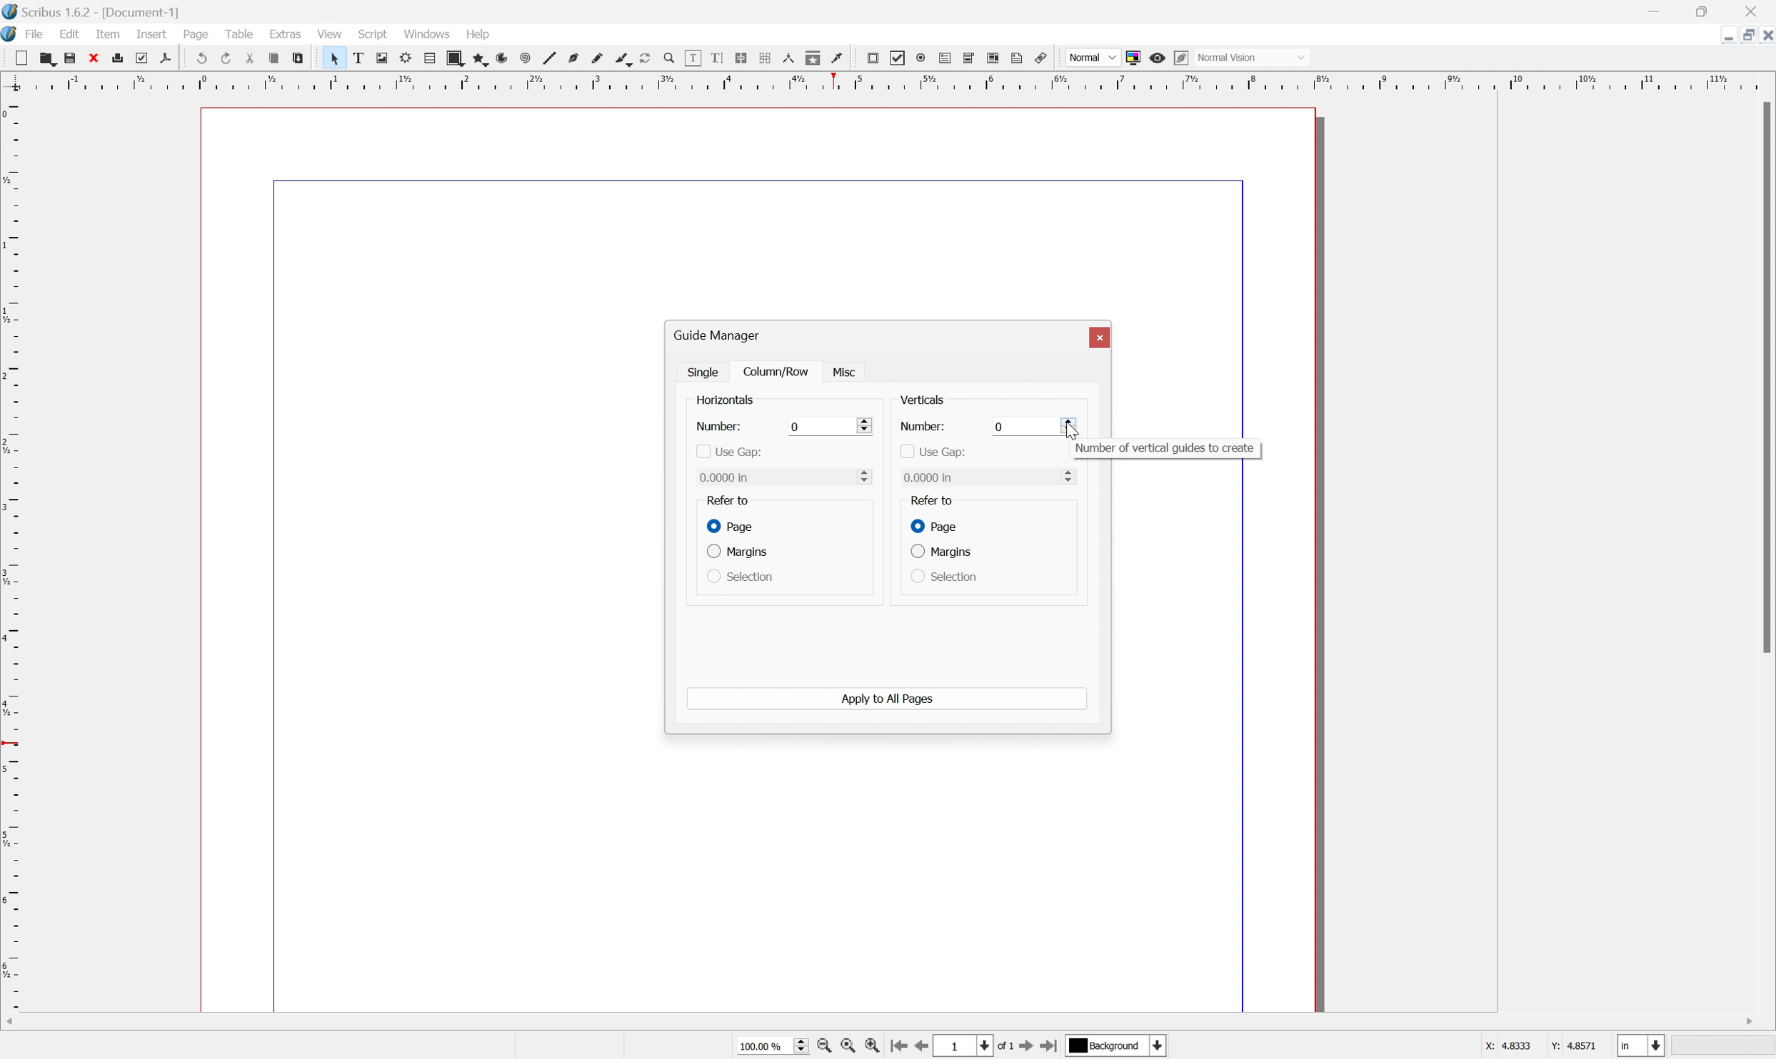 This screenshot has height=1059, width=1776. What do you see at coordinates (939, 502) in the screenshot?
I see `refer to` at bounding box center [939, 502].